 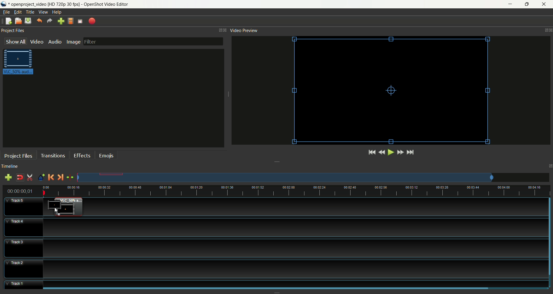 I want to click on image, so click(x=73, y=42).